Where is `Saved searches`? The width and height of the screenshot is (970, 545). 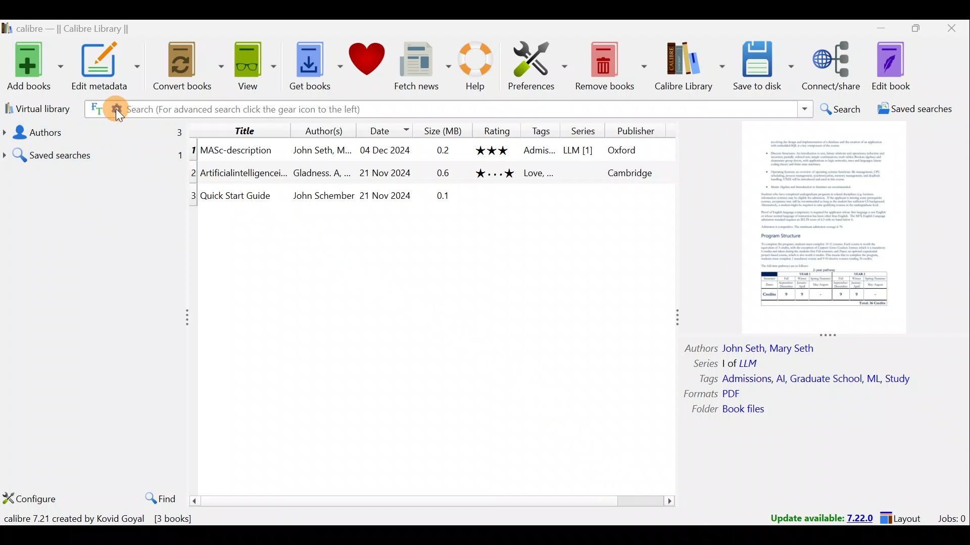
Saved searches is located at coordinates (93, 152).